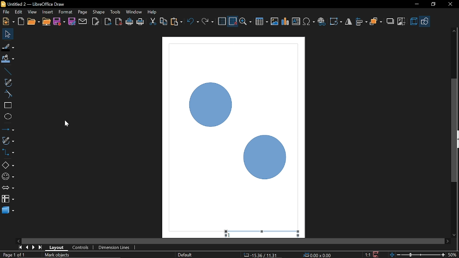  Describe the element at coordinates (21, 247) in the screenshot. I see `go to first page` at that location.